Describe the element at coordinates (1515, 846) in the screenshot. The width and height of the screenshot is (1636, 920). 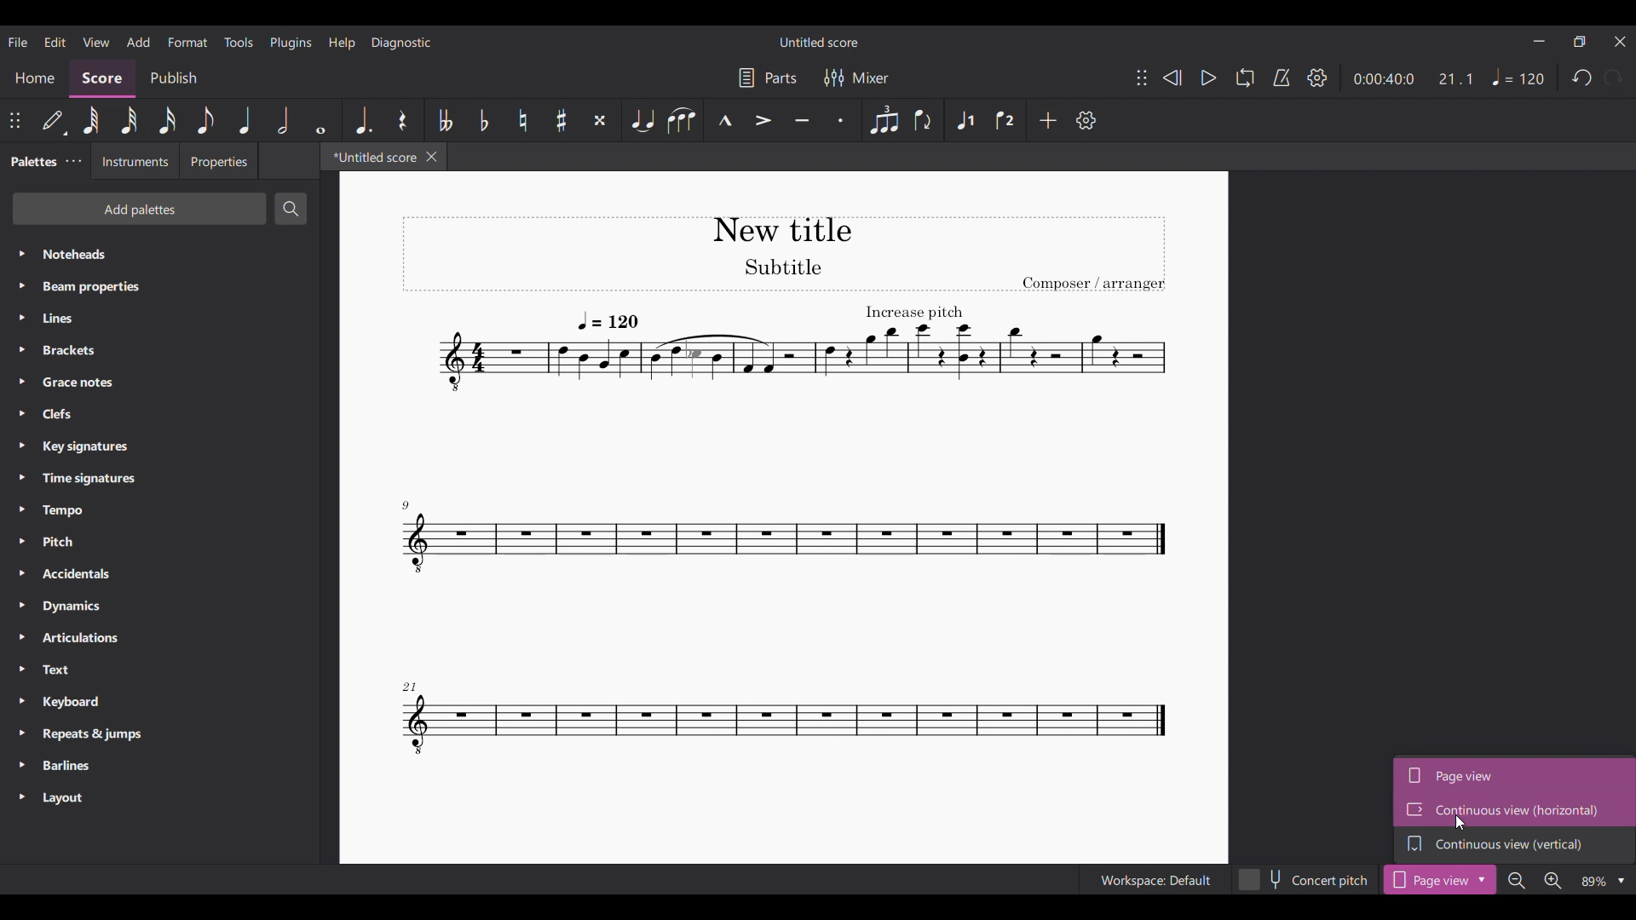
I see `Continuous view (vertical)` at that location.